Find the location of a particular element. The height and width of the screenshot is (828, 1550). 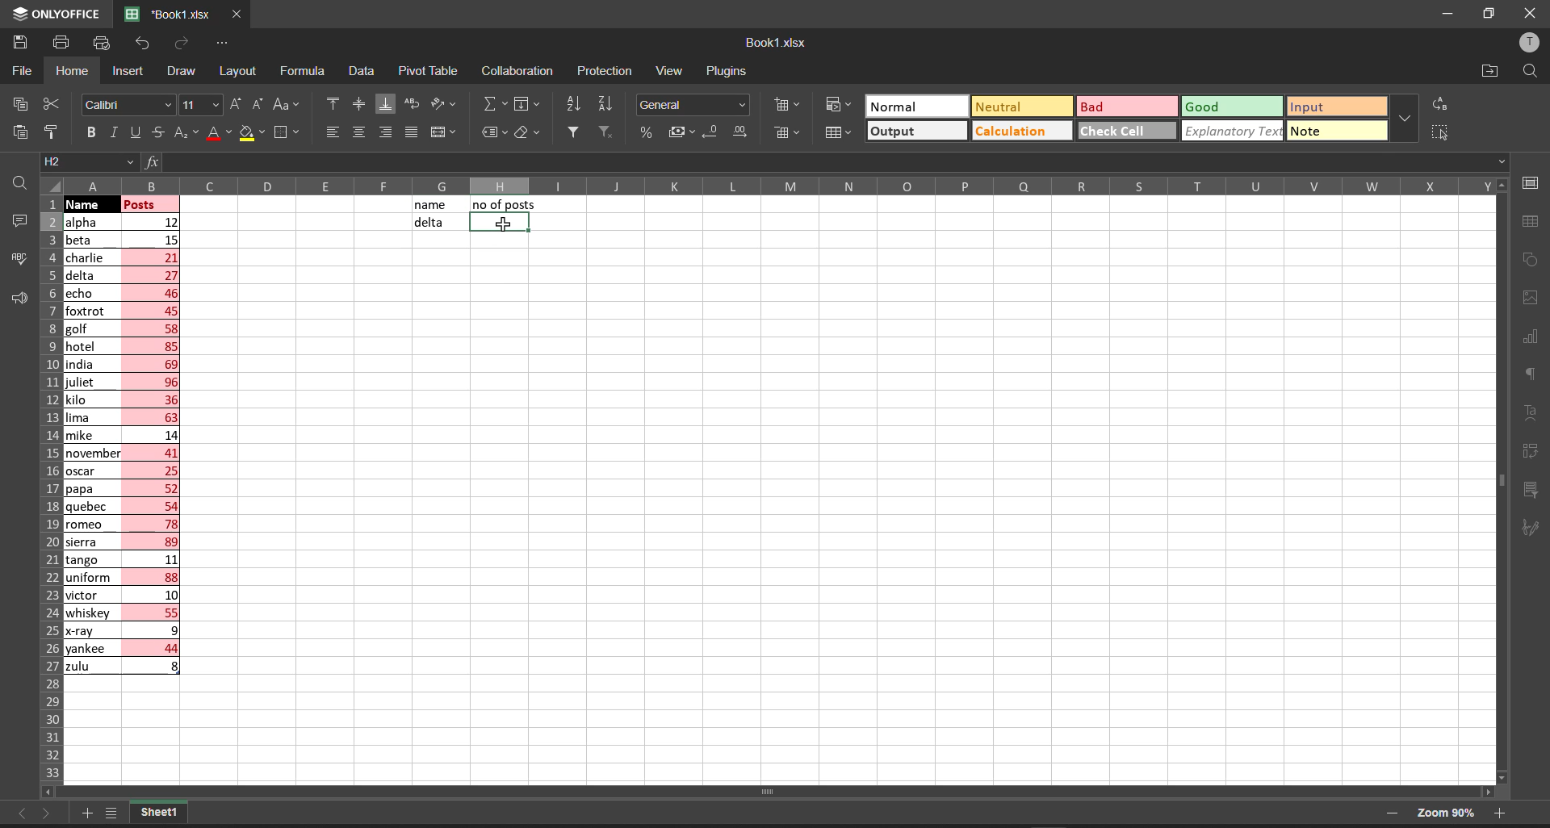

Neutral is located at coordinates (1000, 106).